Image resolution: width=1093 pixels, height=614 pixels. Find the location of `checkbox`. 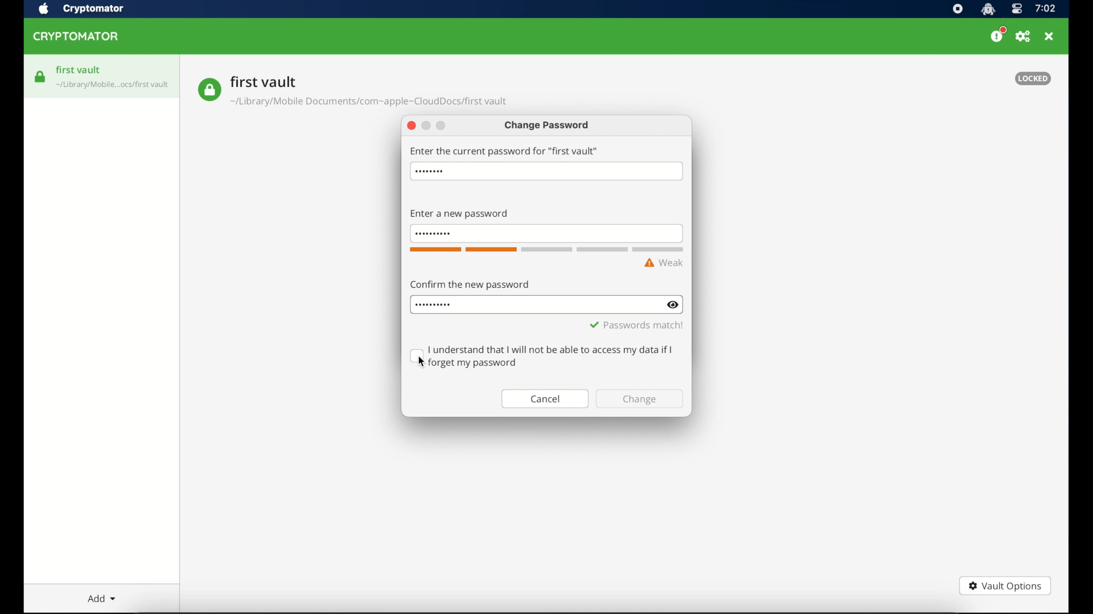

checkbox is located at coordinates (543, 356).